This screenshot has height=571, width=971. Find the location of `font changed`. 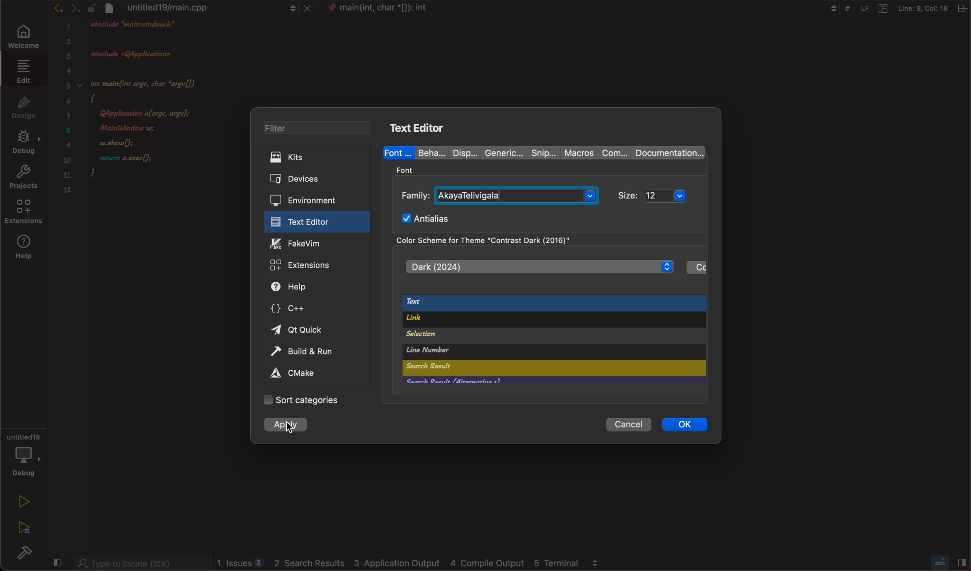

font changed is located at coordinates (158, 106).